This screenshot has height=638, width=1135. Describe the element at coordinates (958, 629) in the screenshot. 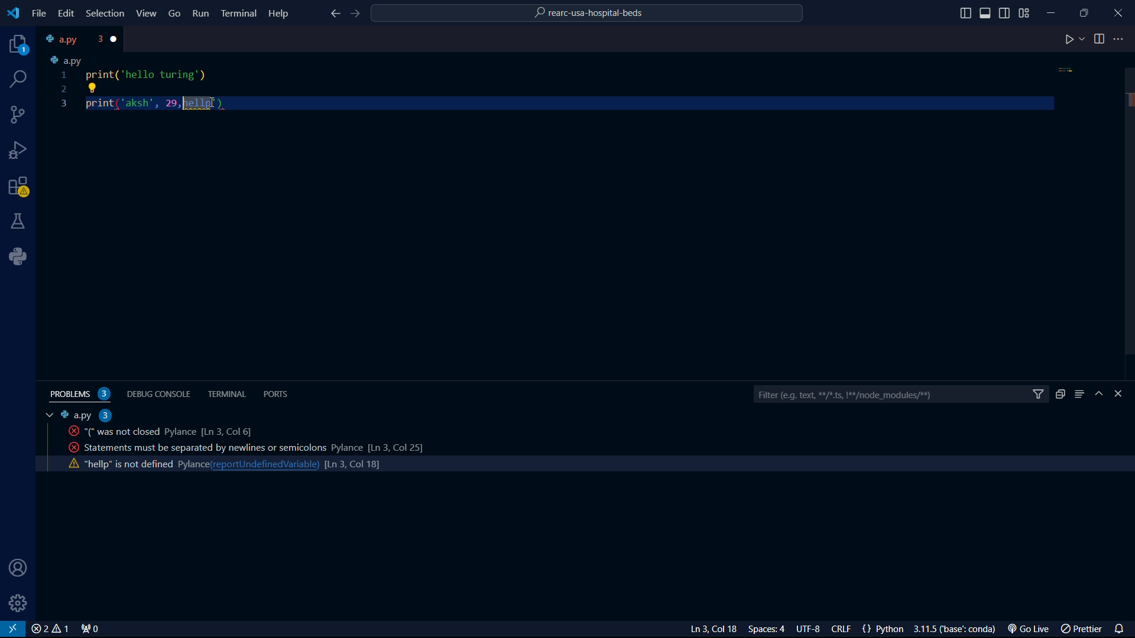

I see `3.1.5` at that location.